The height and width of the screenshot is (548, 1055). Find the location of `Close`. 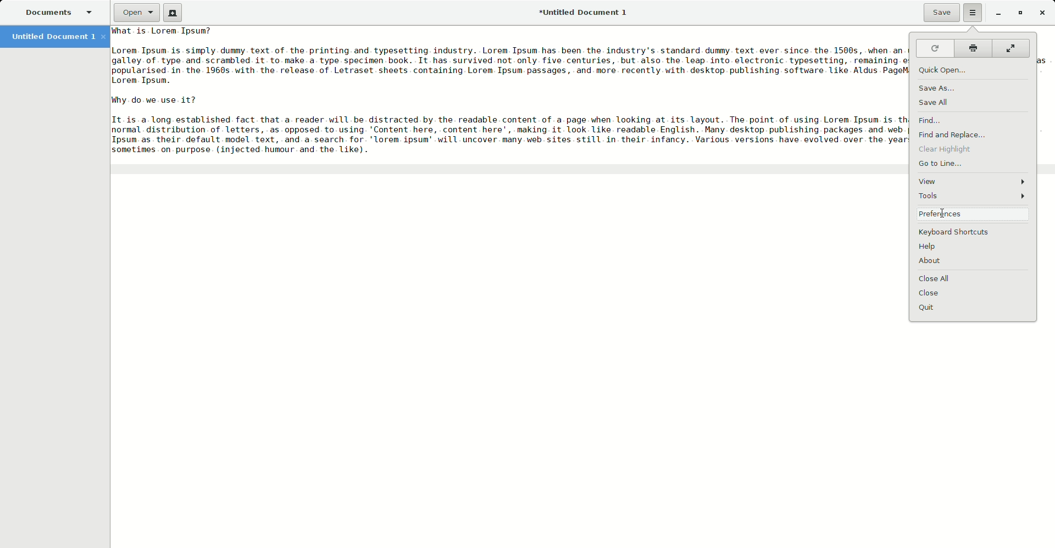

Close is located at coordinates (937, 278).